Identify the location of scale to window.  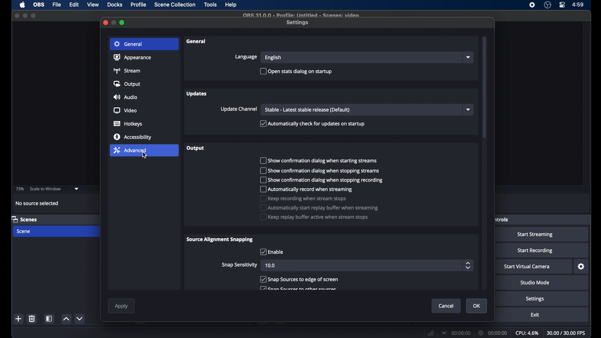
(46, 189).